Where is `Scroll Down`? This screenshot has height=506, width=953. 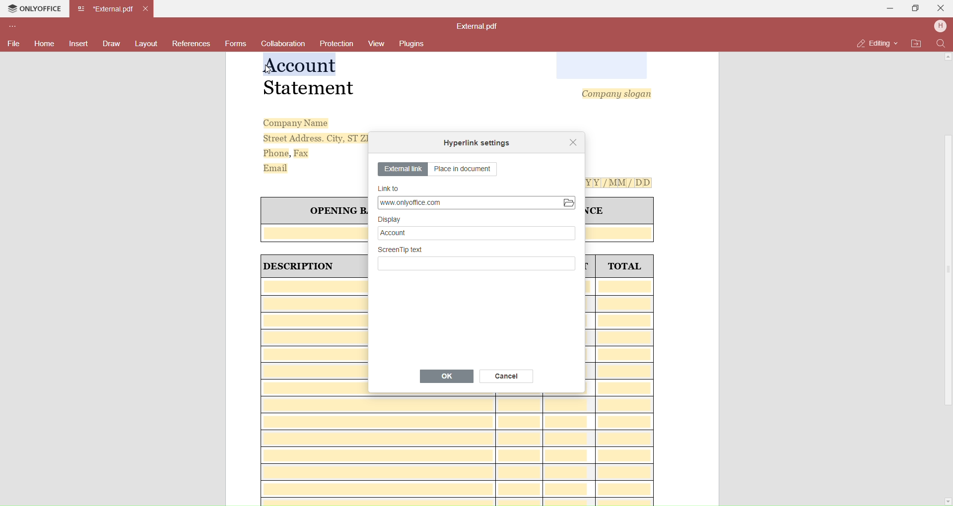 Scroll Down is located at coordinates (946, 500).